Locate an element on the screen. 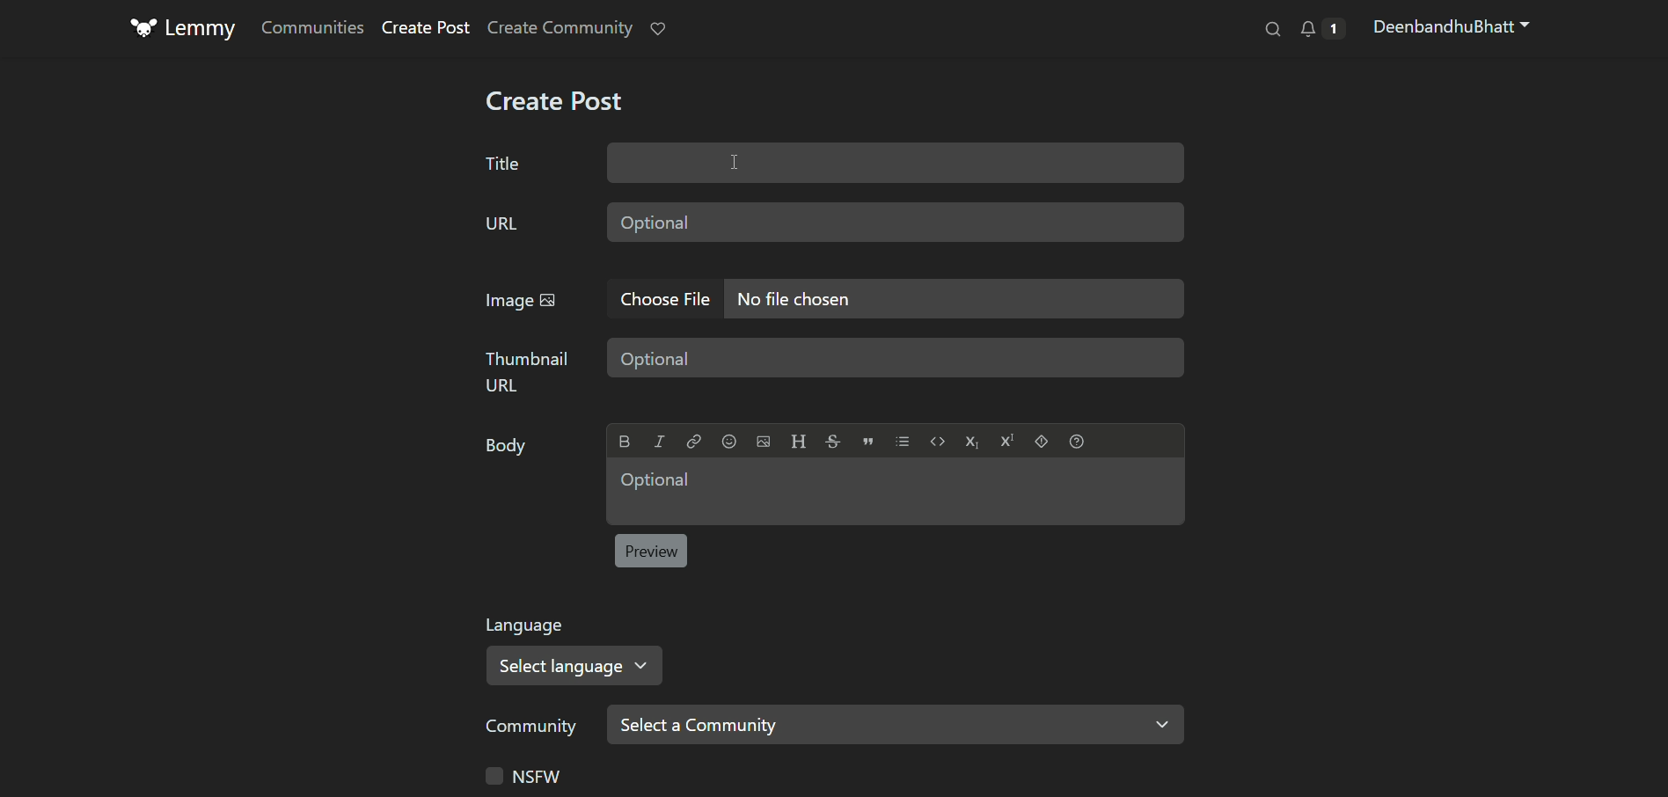  text box is located at coordinates (897, 359).